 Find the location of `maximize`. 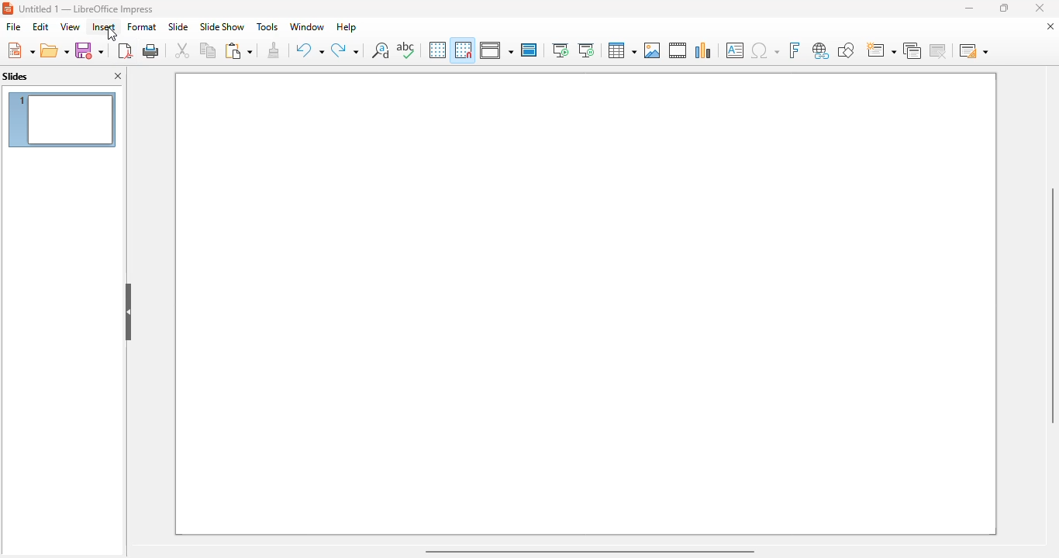

maximize is located at coordinates (1002, 8).